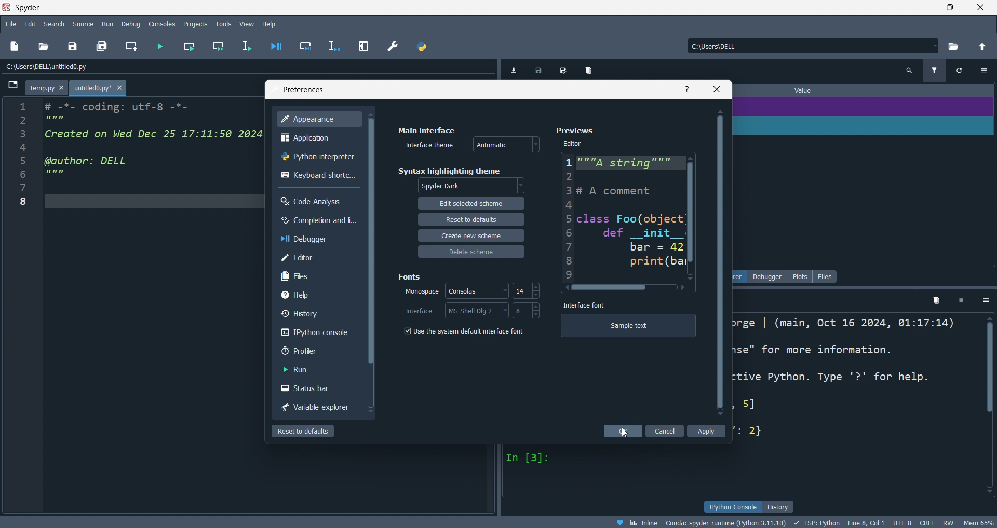 Image resolution: width=997 pixels, height=528 pixels. I want to click on scroll bar, so click(719, 265).